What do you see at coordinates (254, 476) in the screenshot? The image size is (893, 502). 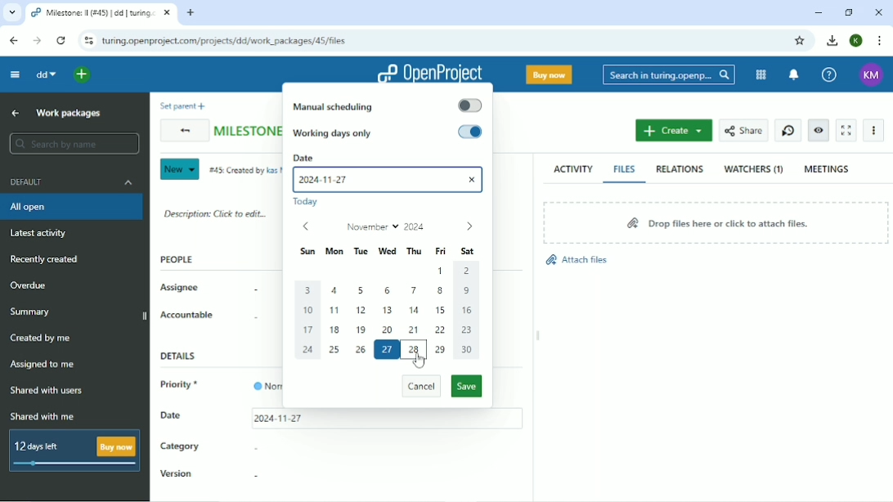 I see `-` at bounding box center [254, 476].